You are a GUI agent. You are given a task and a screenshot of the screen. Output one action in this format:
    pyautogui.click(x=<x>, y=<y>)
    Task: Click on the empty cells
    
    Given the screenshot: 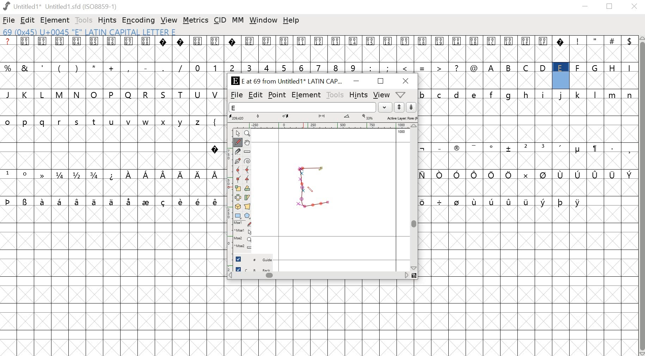 What is the action you would take?
    pyautogui.click(x=530, y=121)
    